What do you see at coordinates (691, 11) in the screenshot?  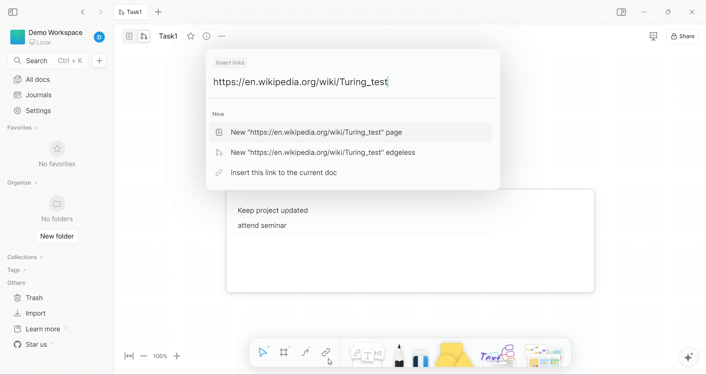 I see `close` at bounding box center [691, 11].